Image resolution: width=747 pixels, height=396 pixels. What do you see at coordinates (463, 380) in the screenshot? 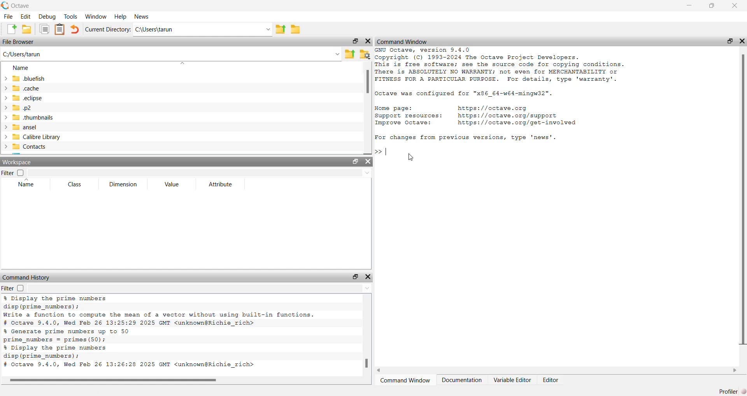
I see `Documentation` at bounding box center [463, 380].